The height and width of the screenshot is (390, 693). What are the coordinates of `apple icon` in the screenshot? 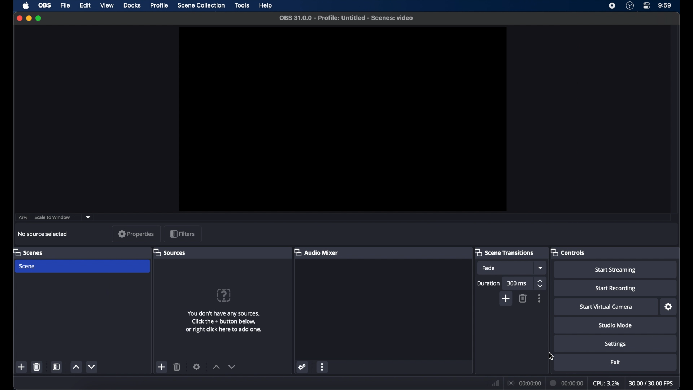 It's located at (26, 6).